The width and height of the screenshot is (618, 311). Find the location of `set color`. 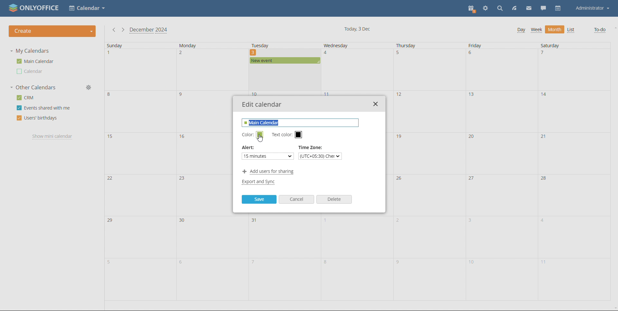

set color is located at coordinates (260, 134).